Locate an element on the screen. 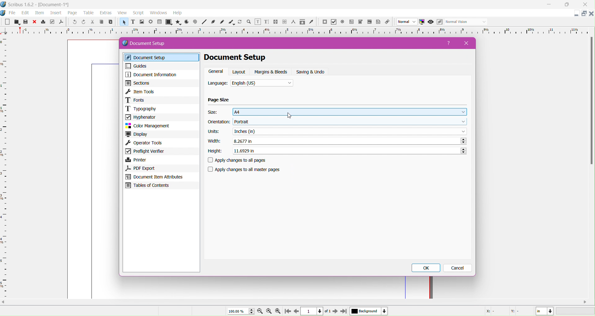 This screenshot has width=595, height=316. Close is located at coordinates (464, 43).